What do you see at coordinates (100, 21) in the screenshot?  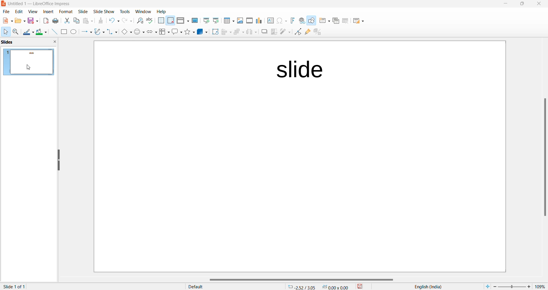 I see `clone formatting` at bounding box center [100, 21].